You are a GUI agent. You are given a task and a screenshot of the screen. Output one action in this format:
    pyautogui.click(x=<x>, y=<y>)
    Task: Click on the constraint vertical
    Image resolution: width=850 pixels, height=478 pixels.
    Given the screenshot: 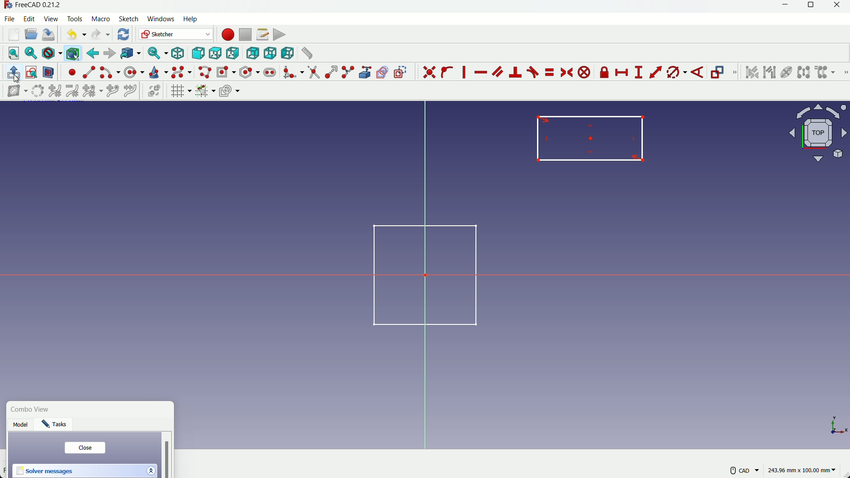 What is the action you would take?
    pyautogui.click(x=466, y=72)
    